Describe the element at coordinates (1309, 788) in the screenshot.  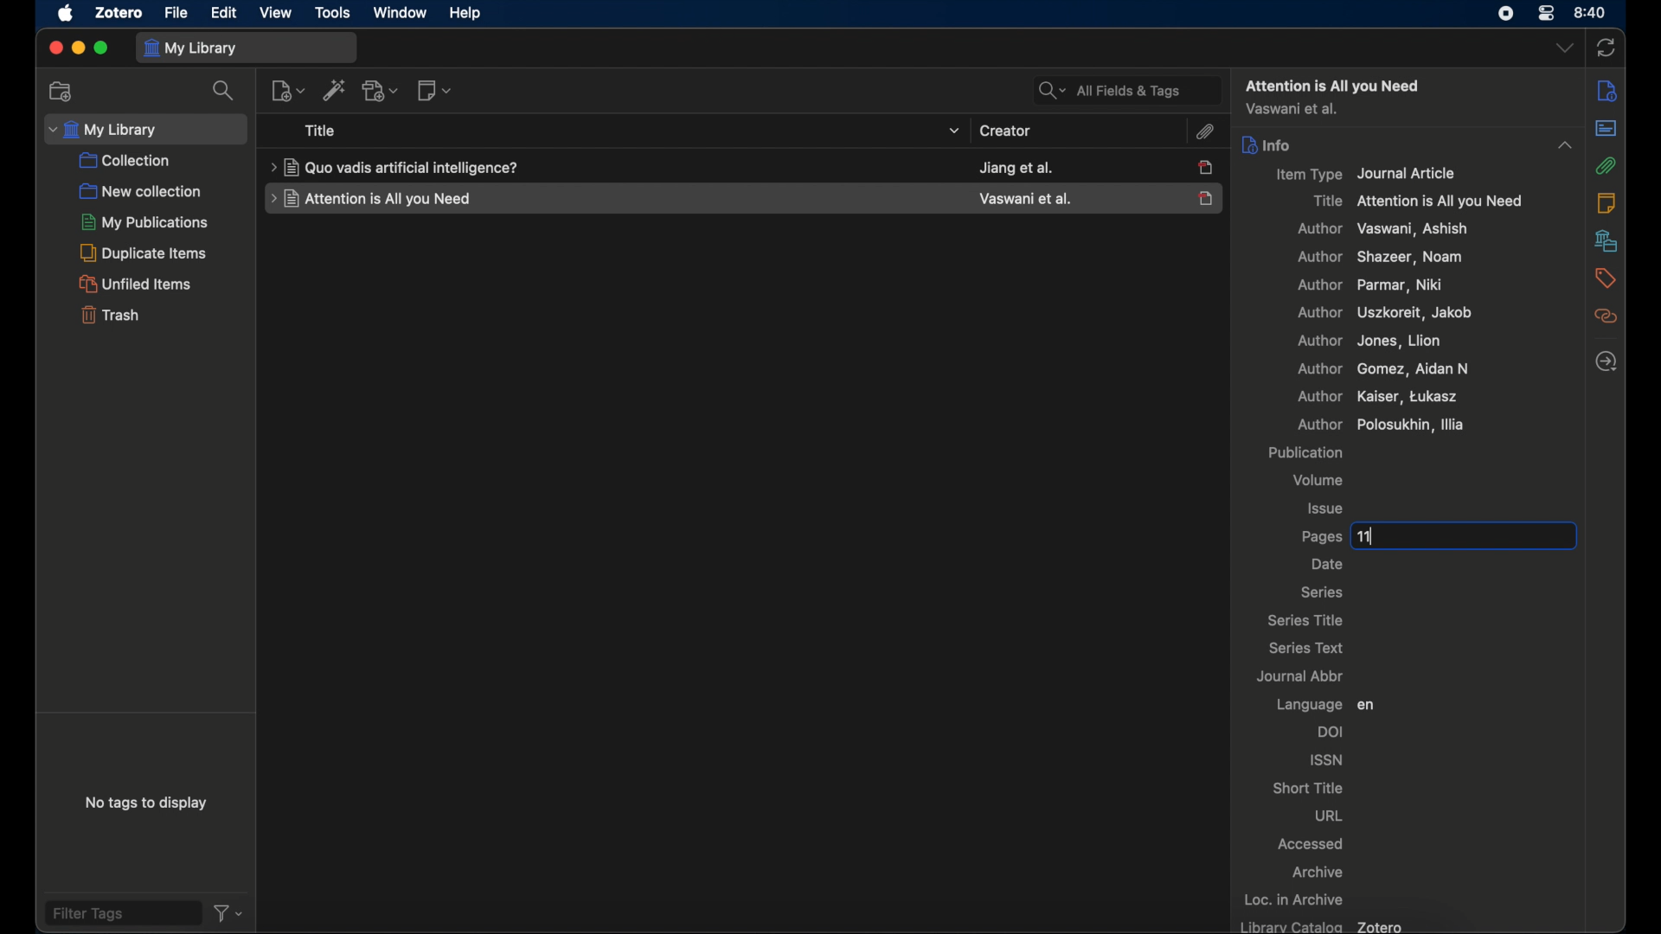
I see `short title` at that location.